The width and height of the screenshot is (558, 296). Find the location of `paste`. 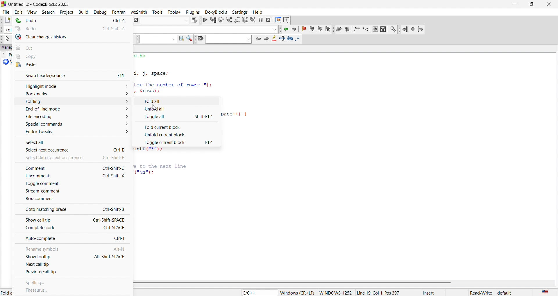

paste is located at coordinates (72, 65).